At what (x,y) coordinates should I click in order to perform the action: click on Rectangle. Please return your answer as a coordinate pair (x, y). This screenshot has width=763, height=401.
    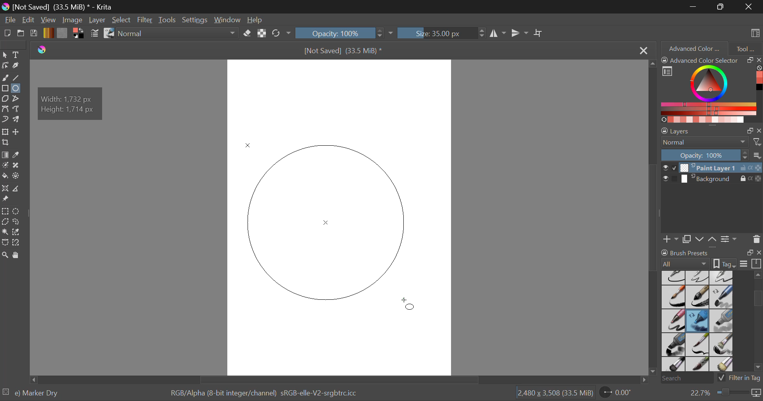
    Looking at the image, I should click on (5, 89).